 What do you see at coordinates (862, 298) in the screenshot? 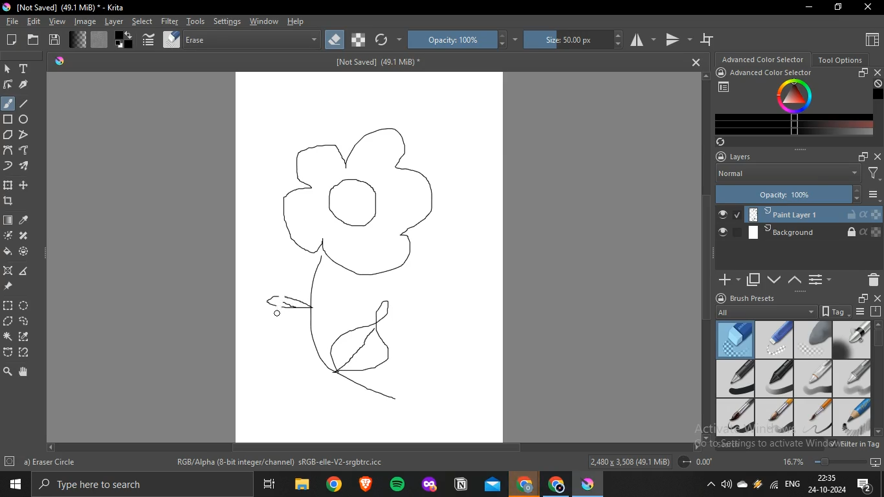
I see `floater window` at bounding box center [862, 298].